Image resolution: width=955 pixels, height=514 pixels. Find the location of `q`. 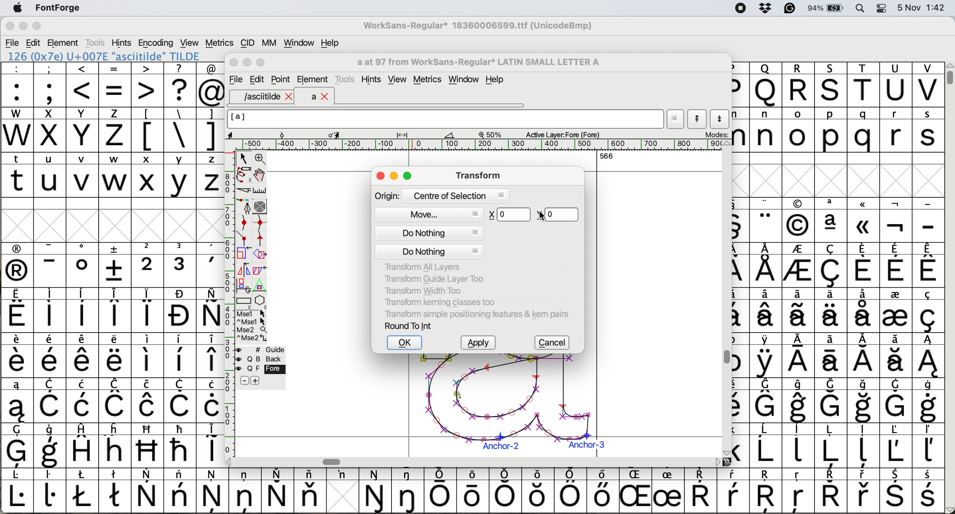

q is located at coordinates (865, 130).